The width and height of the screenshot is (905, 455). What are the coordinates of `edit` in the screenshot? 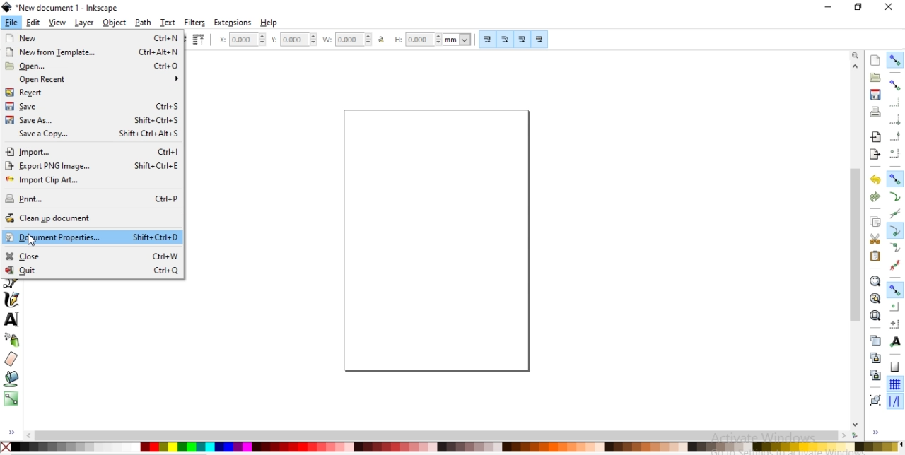 It's located at (33, 23).